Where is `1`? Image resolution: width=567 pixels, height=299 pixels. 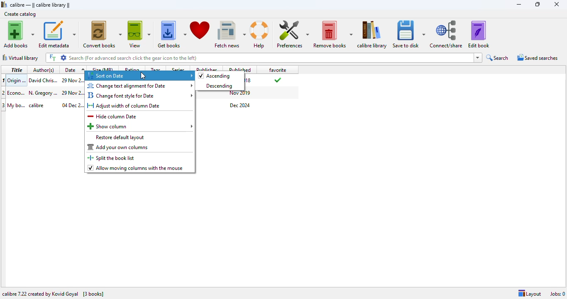
1 is located at coordinates (4, 80).